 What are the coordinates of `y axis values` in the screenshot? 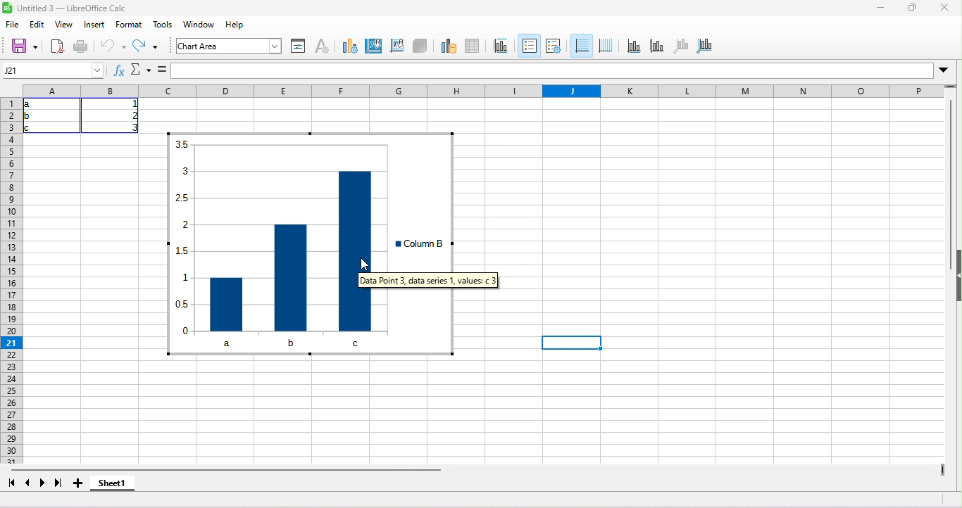 It's located at (182, 238).